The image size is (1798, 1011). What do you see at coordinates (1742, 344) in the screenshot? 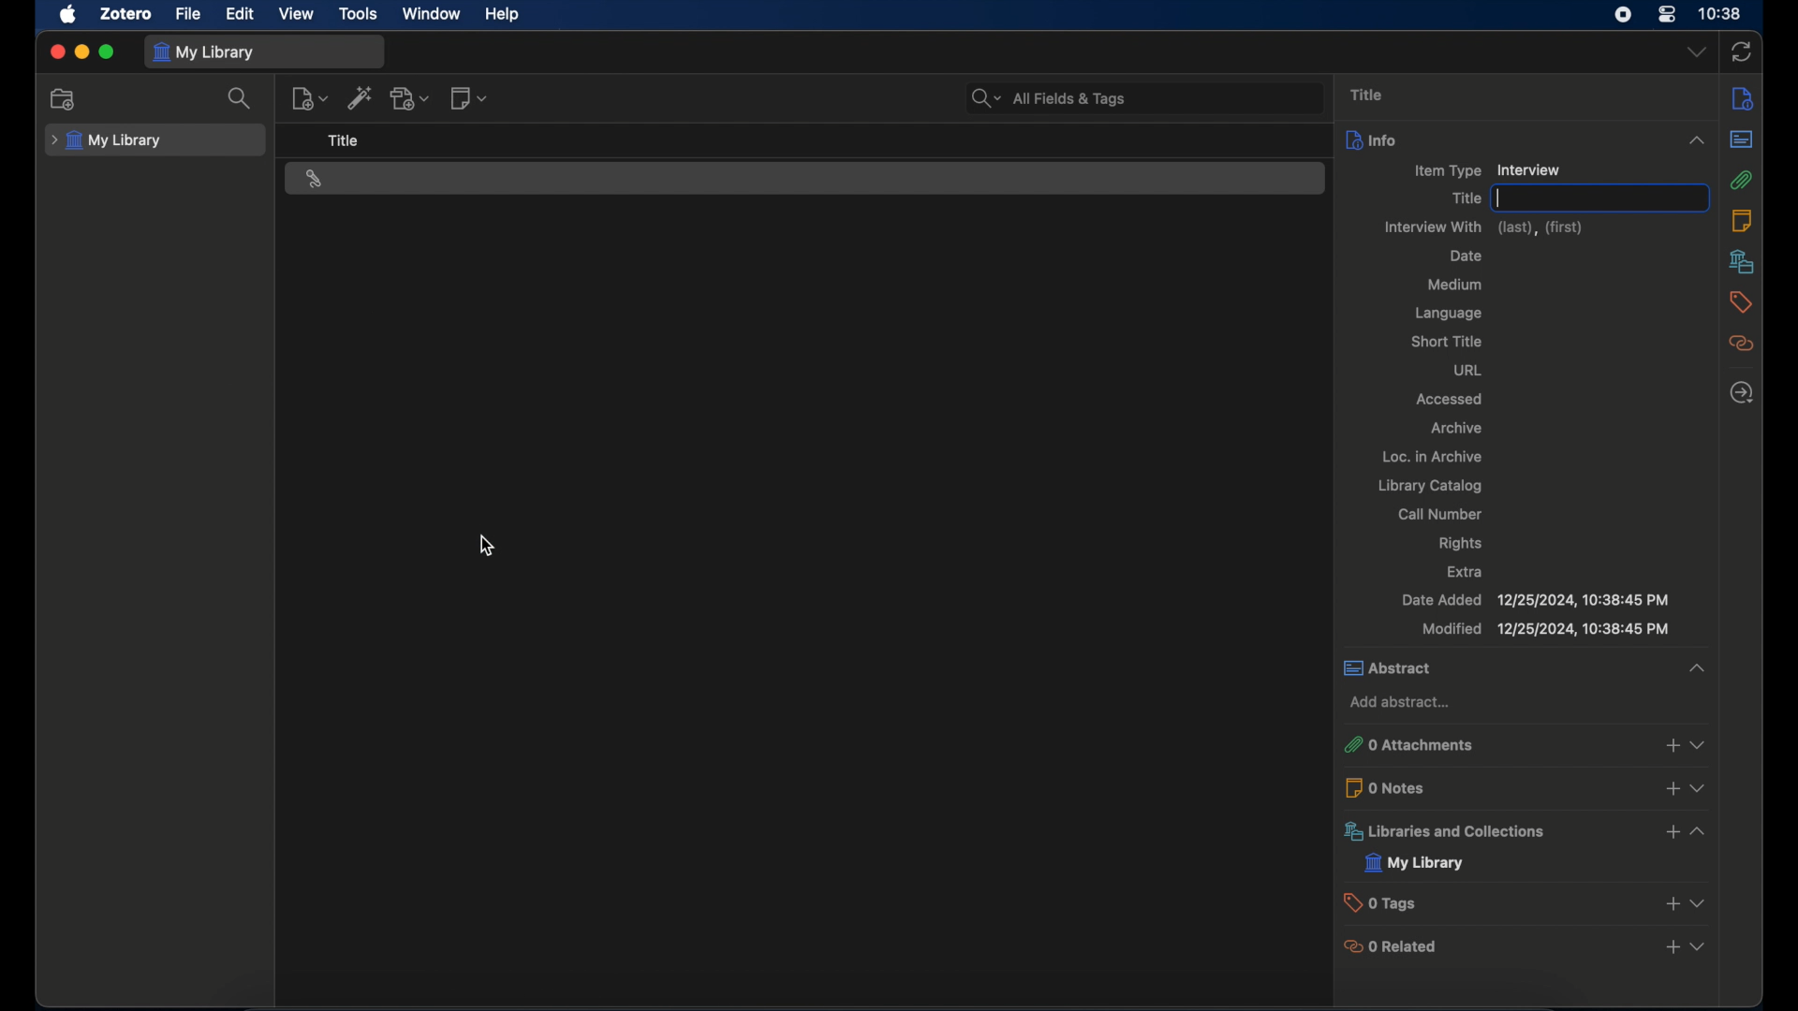
I see `related` at bounding box center [1742, 344].